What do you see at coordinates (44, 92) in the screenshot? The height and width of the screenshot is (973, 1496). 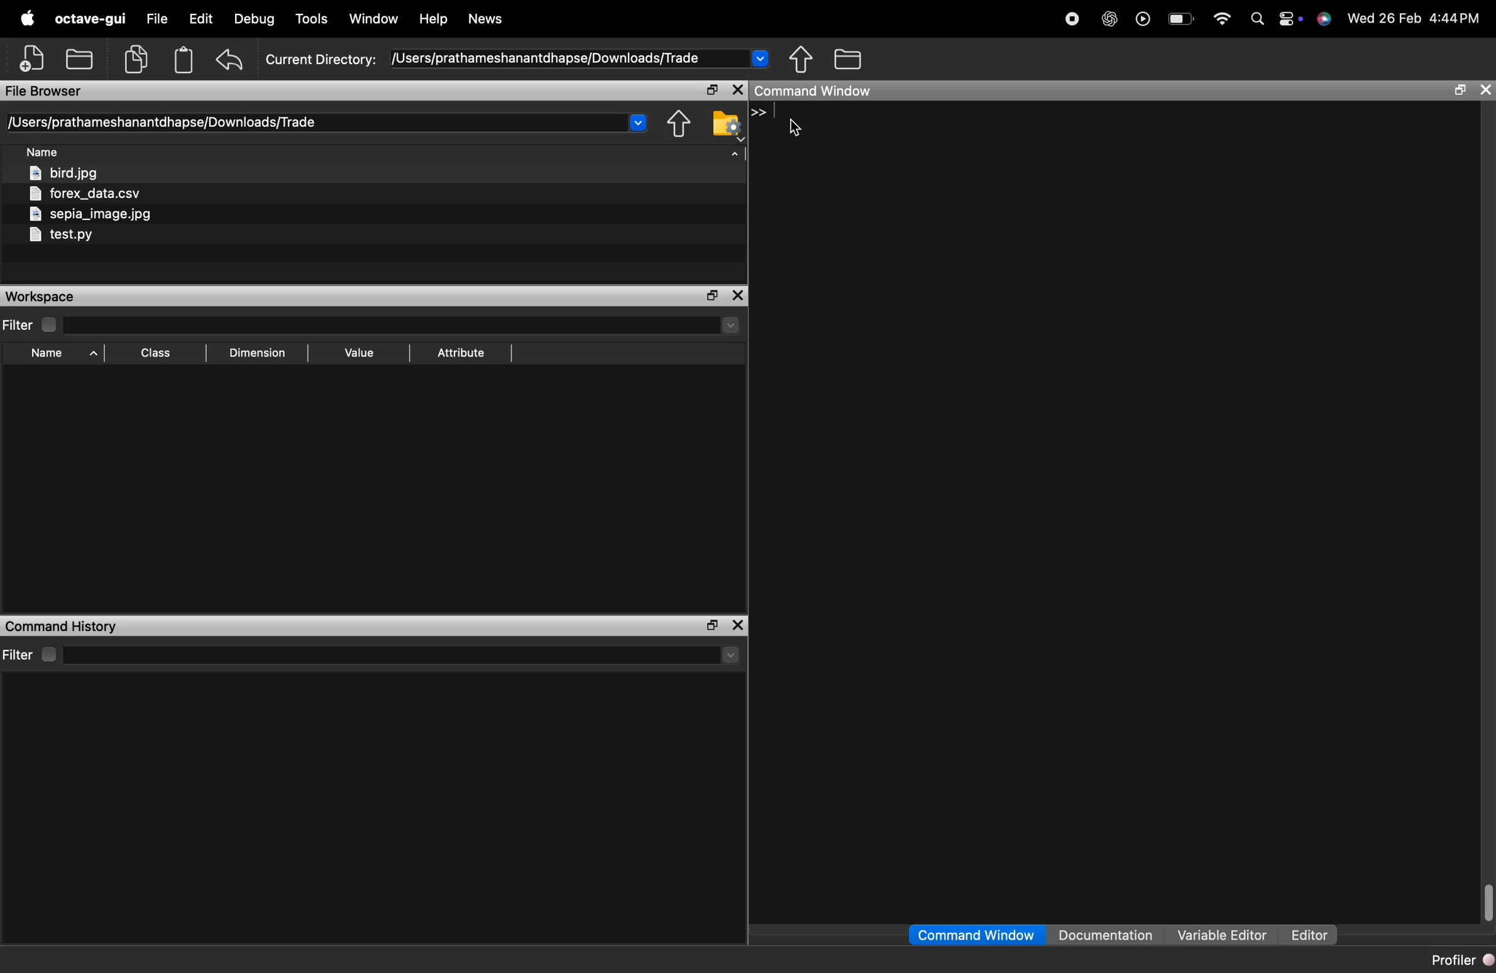 I see `File Browser
Bi ini. 6` at bounding box center [44, 92].